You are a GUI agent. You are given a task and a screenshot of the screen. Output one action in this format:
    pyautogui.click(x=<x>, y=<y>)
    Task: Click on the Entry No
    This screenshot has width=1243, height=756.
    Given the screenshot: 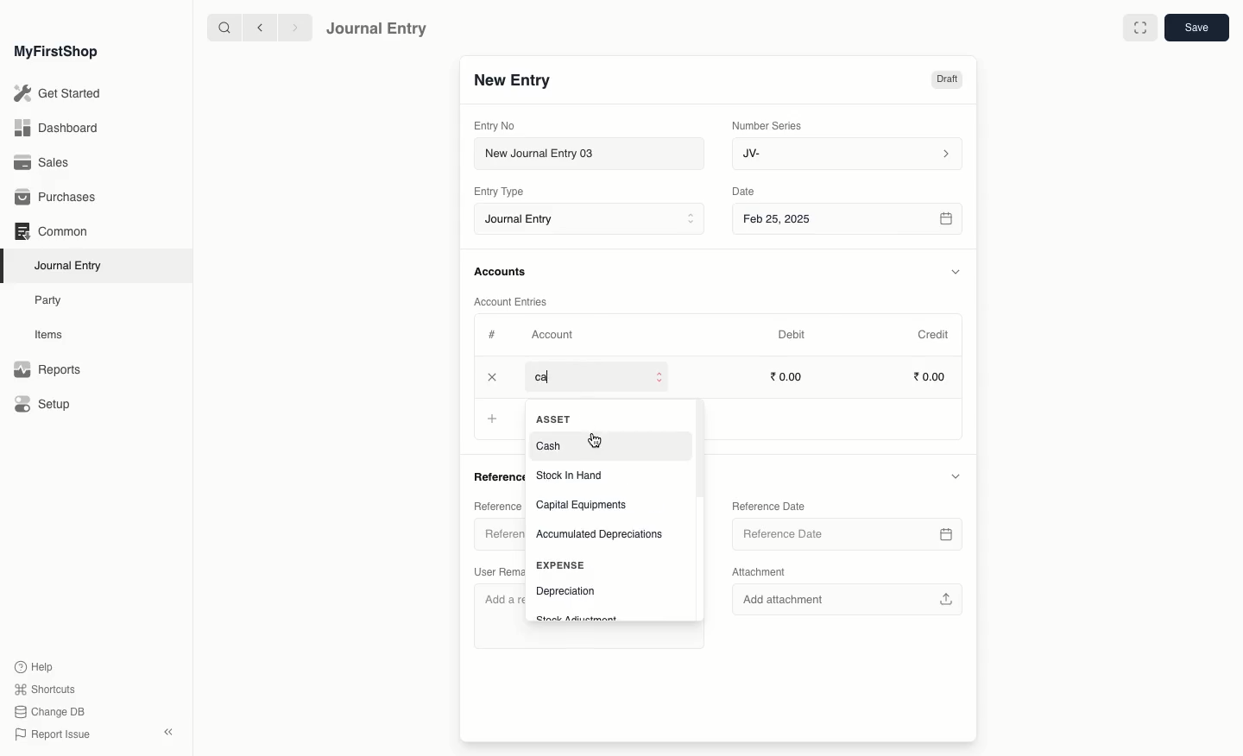 What is the action you would take?
    pyautogui.click(x=495, y=125)
    